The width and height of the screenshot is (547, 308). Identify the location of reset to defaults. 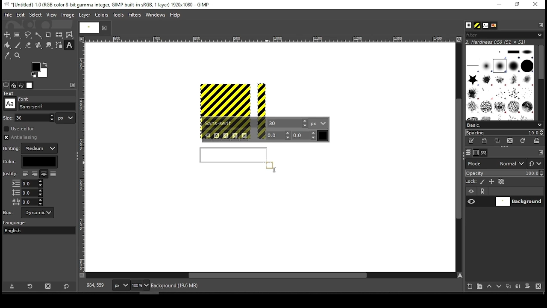
(67, 287).